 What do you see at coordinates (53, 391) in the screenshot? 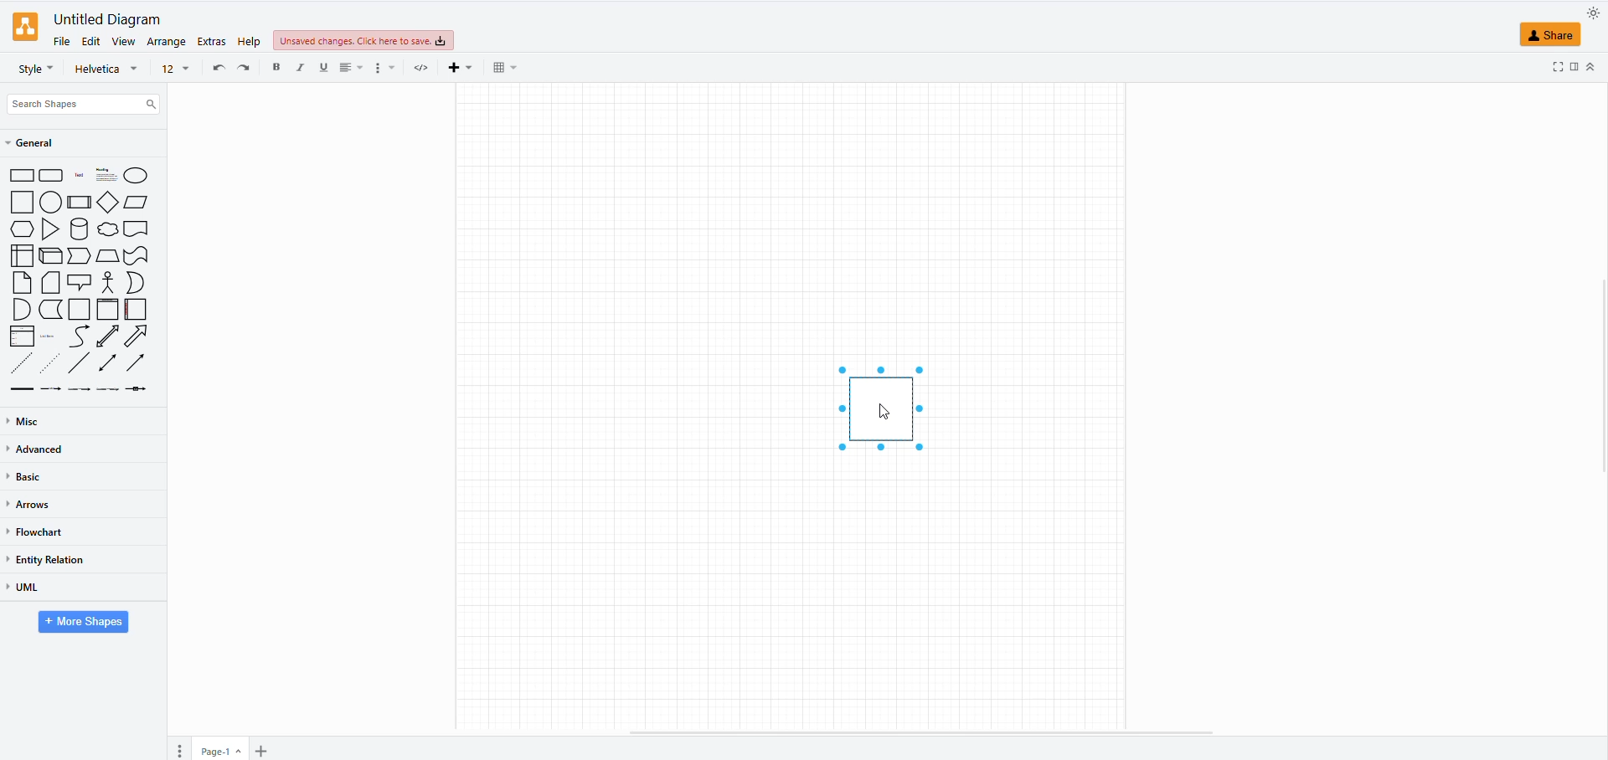
I see `connector with label` at bounding box center [53, 391].